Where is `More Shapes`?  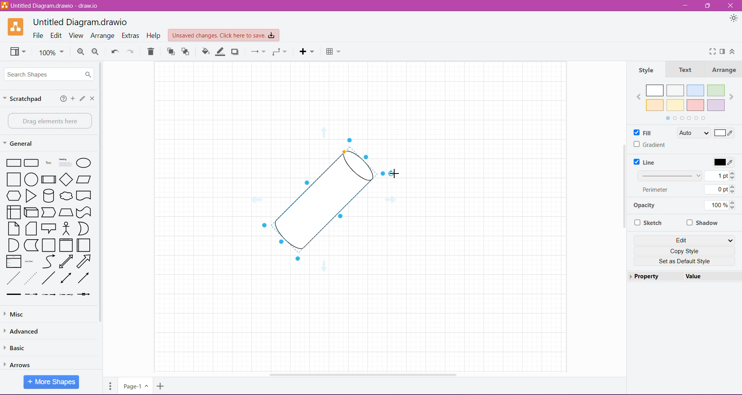
More Shapes is located at coordinates (52, 382).